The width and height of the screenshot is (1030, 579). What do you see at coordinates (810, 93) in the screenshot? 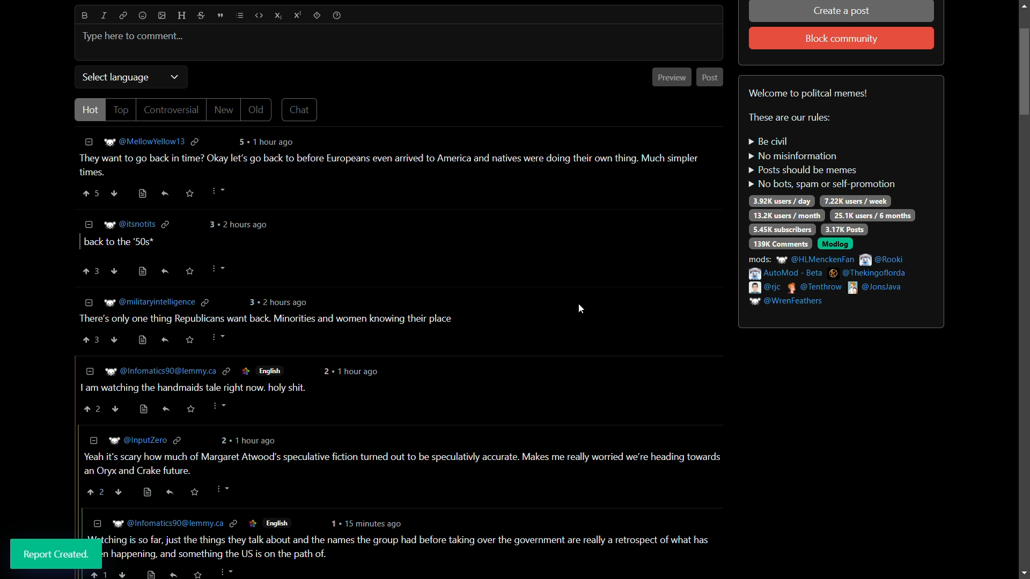
I see `welcome to political memes` at bounding box center [810, 93].